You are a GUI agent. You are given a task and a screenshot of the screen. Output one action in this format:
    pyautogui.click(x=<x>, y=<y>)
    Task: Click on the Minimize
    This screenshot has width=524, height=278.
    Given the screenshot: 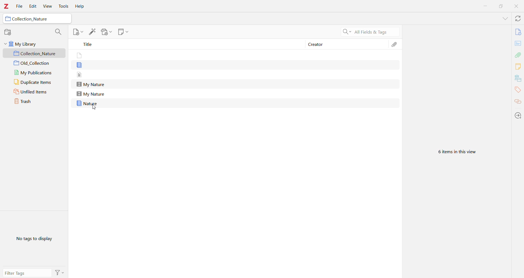 What is the action you would take?
    pyautogui.click(x=484, y=6)
    